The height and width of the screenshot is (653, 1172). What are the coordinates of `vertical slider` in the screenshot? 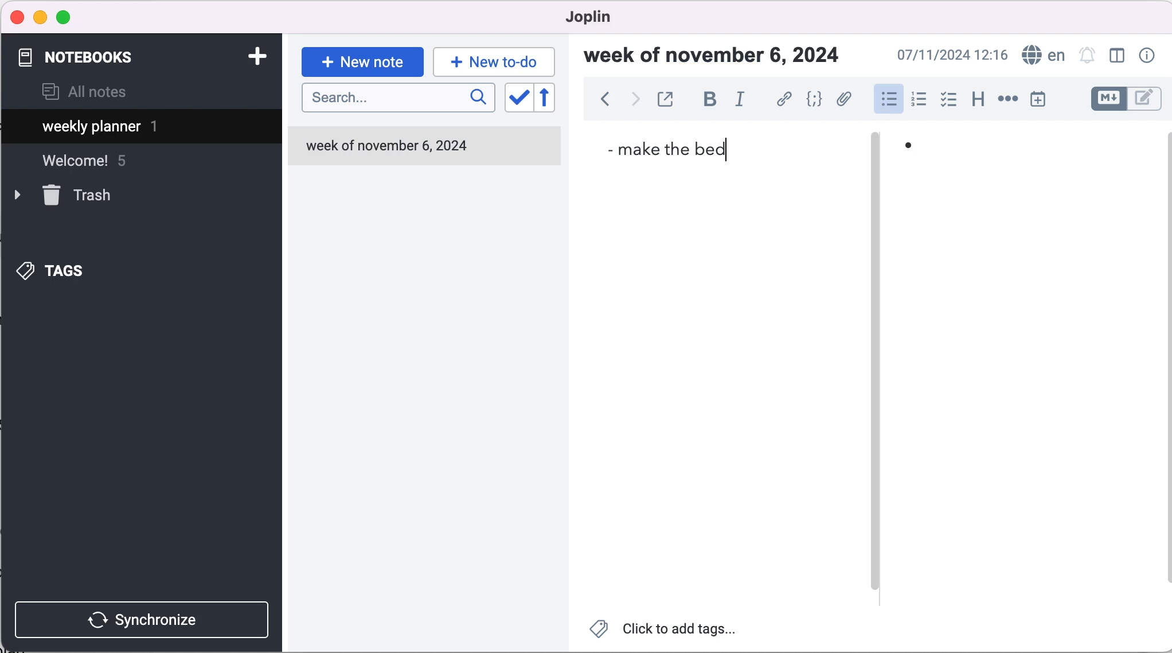 It's located at (876, 363).